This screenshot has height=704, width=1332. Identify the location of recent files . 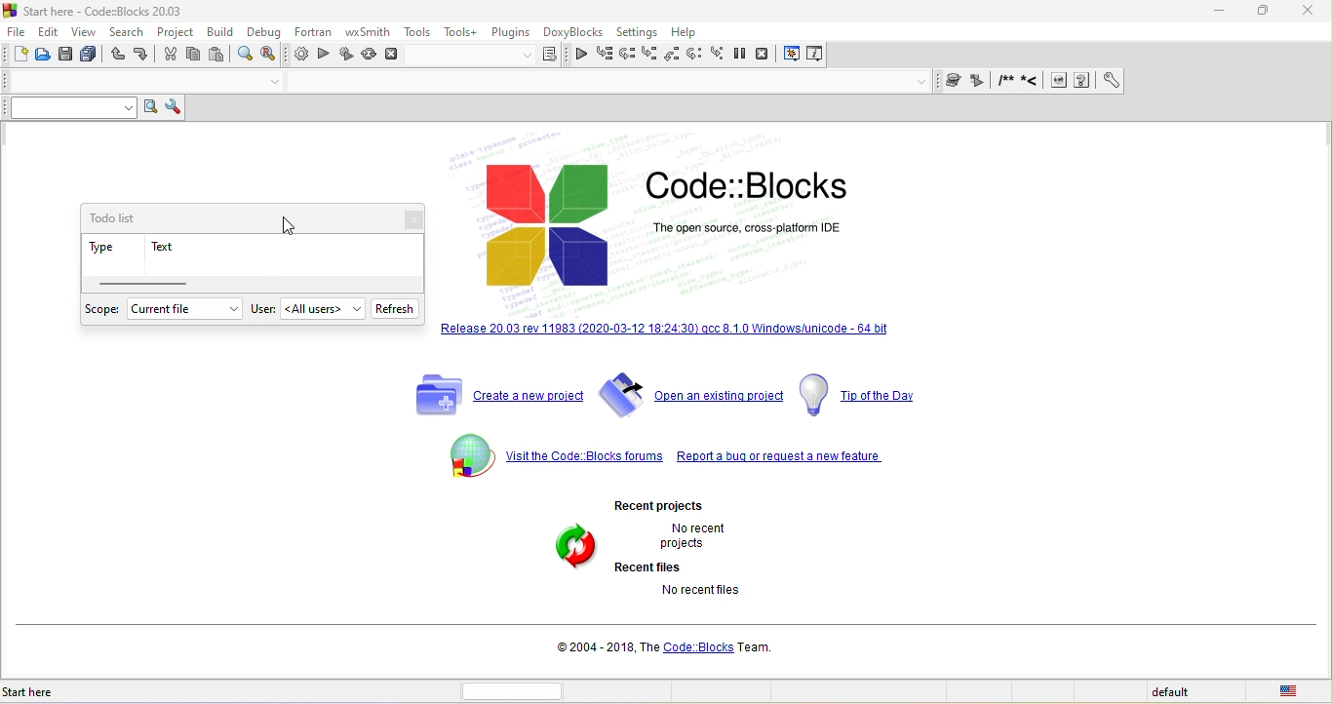
(653, 567).